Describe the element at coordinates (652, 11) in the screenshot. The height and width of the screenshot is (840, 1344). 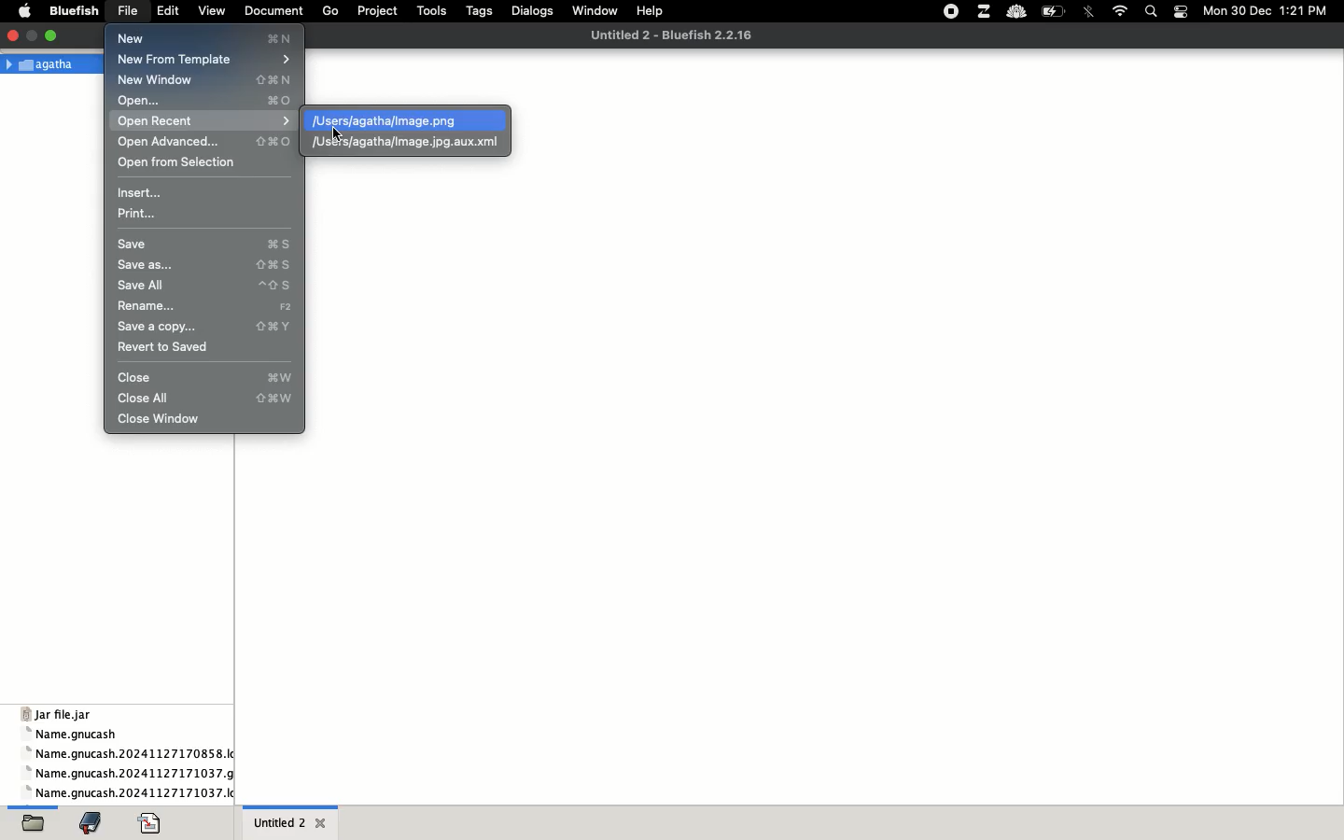
I see `help` at that location.